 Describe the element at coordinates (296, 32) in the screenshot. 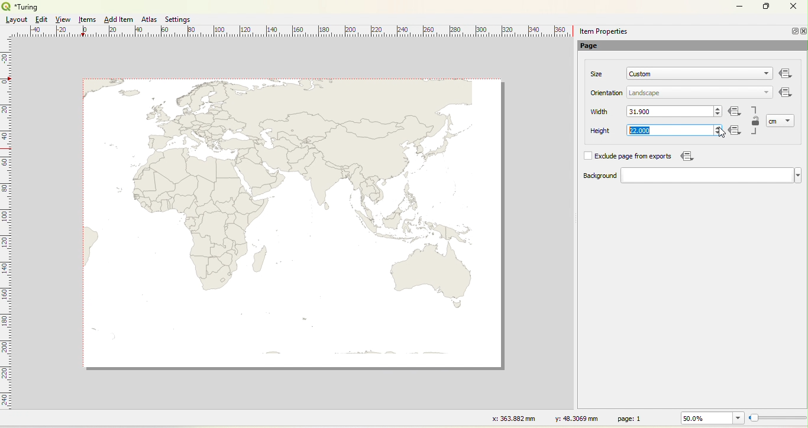

I see `Ruler` at that location.